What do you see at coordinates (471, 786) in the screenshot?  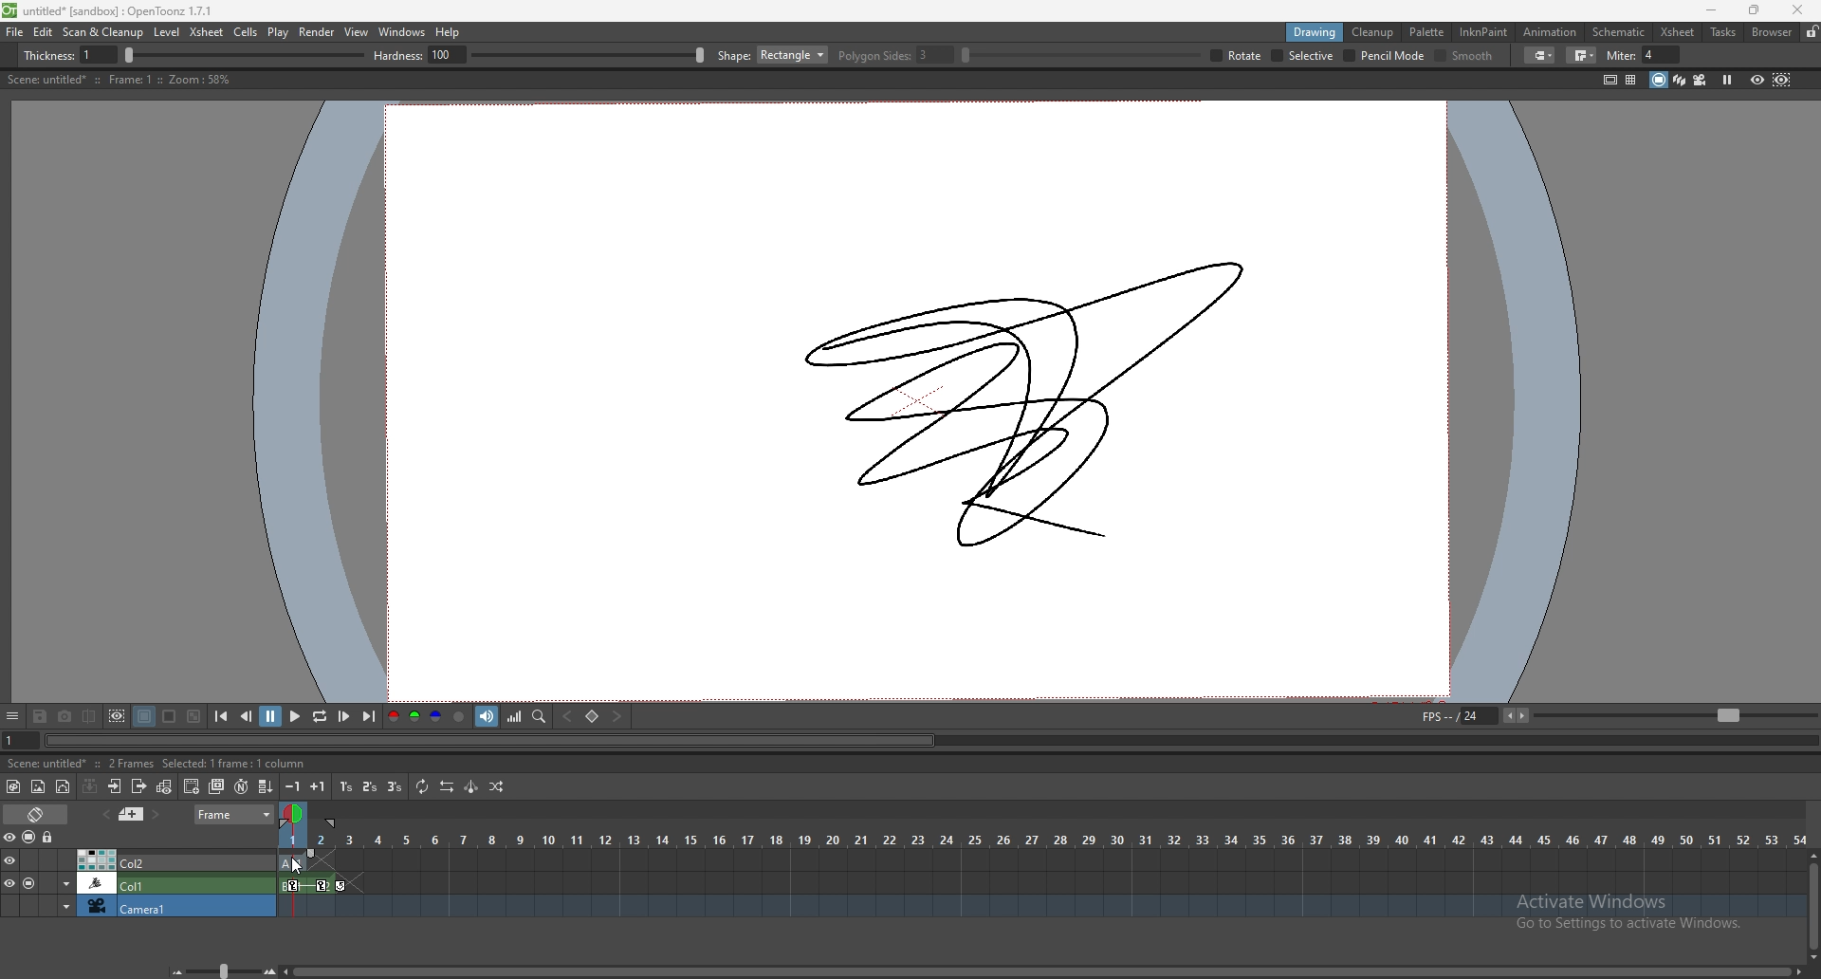 I see `swing` at bounding box center [471, 786].